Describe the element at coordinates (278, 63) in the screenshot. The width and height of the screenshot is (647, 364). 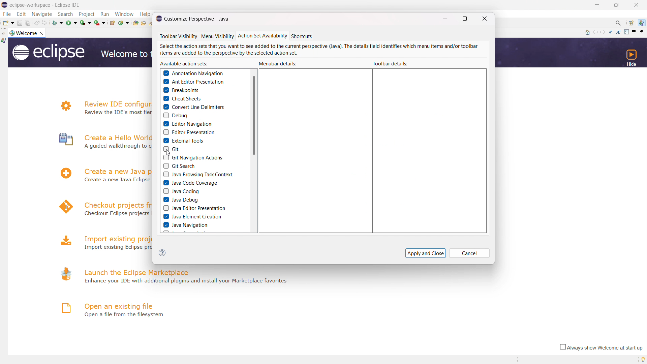
I see `menubar details` at that location.